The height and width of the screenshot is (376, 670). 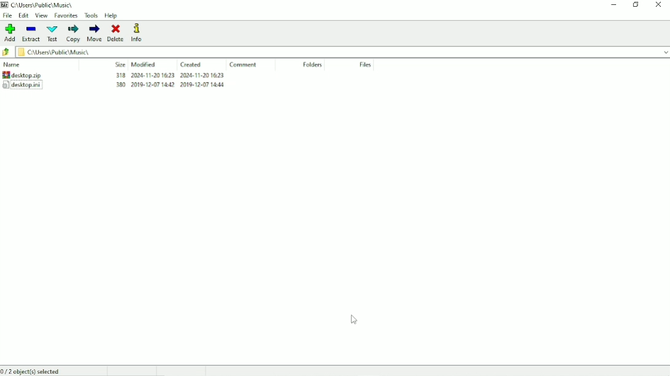 I want to click on Folders, so click(x=312, y=65).